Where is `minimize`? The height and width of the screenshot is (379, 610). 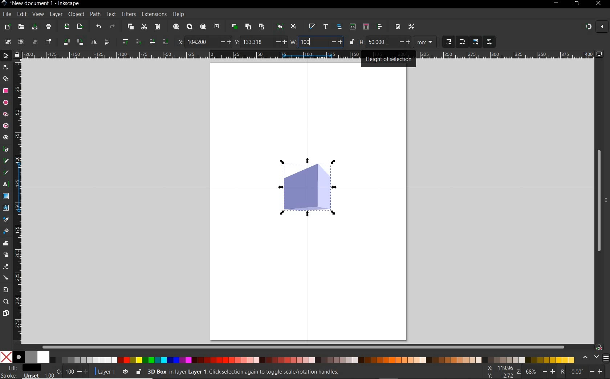 minimize is located at coordinates (556, 4).